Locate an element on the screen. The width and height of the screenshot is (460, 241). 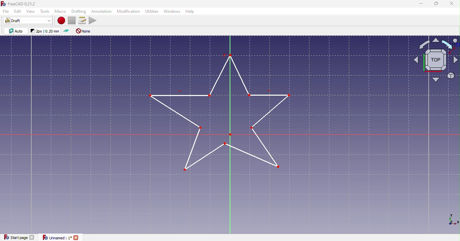
Dimensions is located at coordinates (452, 220).